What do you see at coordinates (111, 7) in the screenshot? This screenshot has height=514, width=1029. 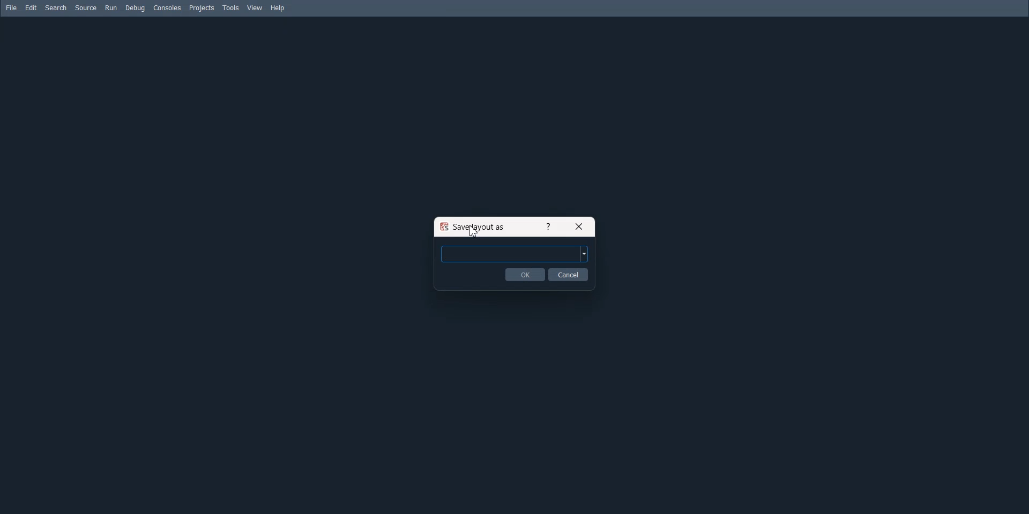 I see `Run` at bounding box center [111, 7].